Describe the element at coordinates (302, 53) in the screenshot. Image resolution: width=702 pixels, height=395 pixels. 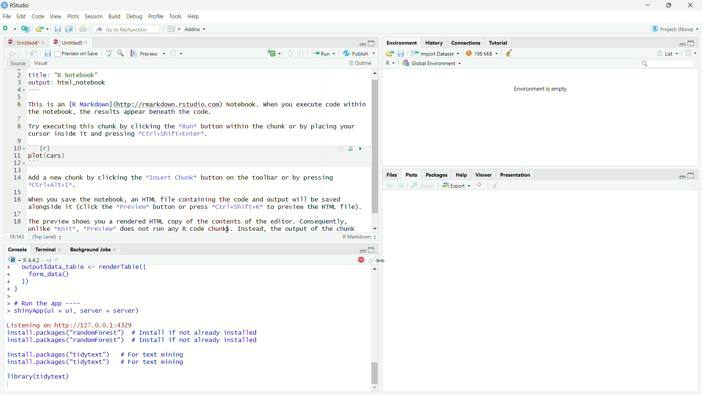
I see `up` at that location.